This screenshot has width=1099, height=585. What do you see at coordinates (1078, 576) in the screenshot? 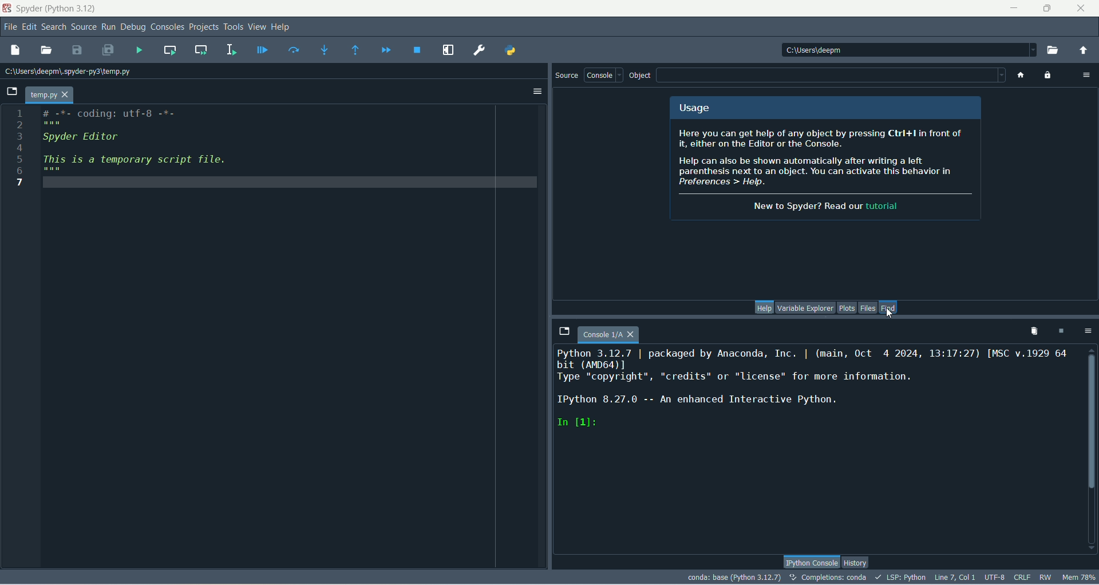
I see `Mem` at bounding box center [1078, 576].